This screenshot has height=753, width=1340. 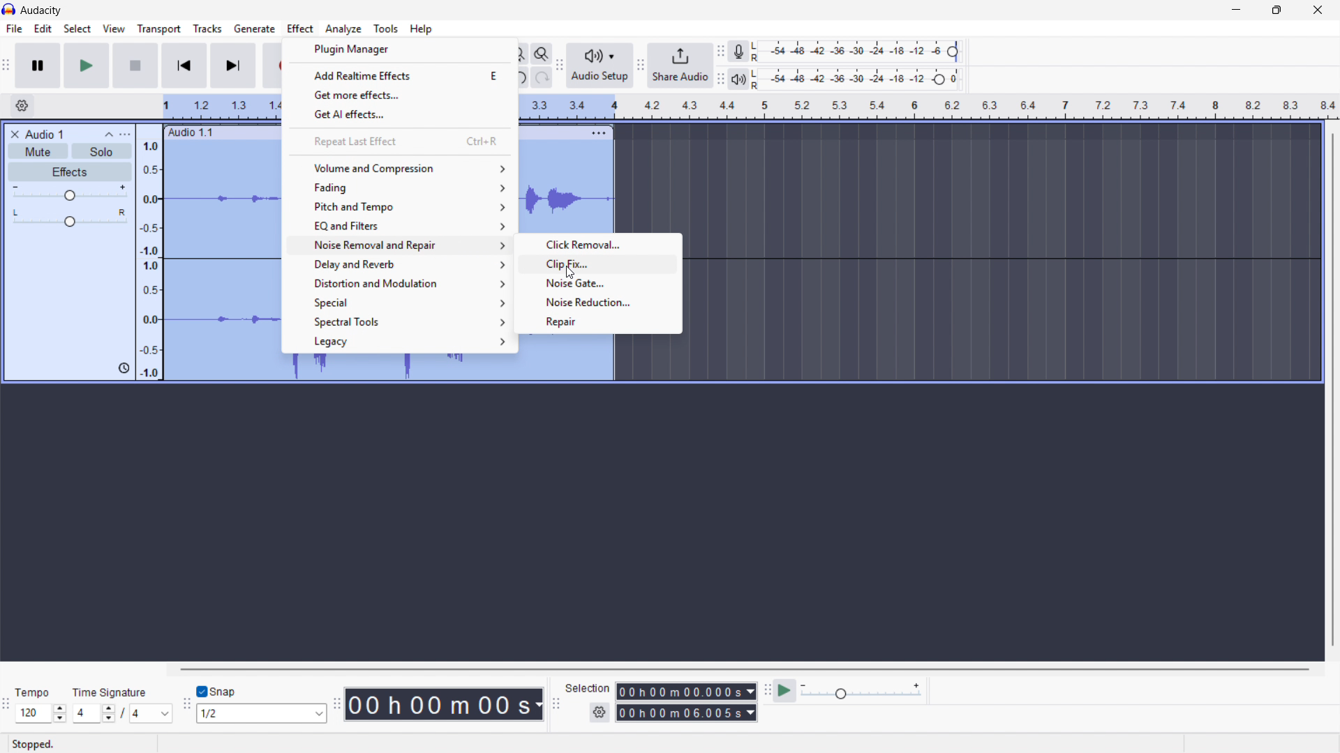 I want to click on Recording metre toolbar, so click(x=720, y=52).